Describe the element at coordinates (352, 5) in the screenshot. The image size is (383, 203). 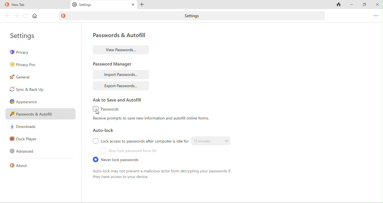
I see `minimize` at that location.